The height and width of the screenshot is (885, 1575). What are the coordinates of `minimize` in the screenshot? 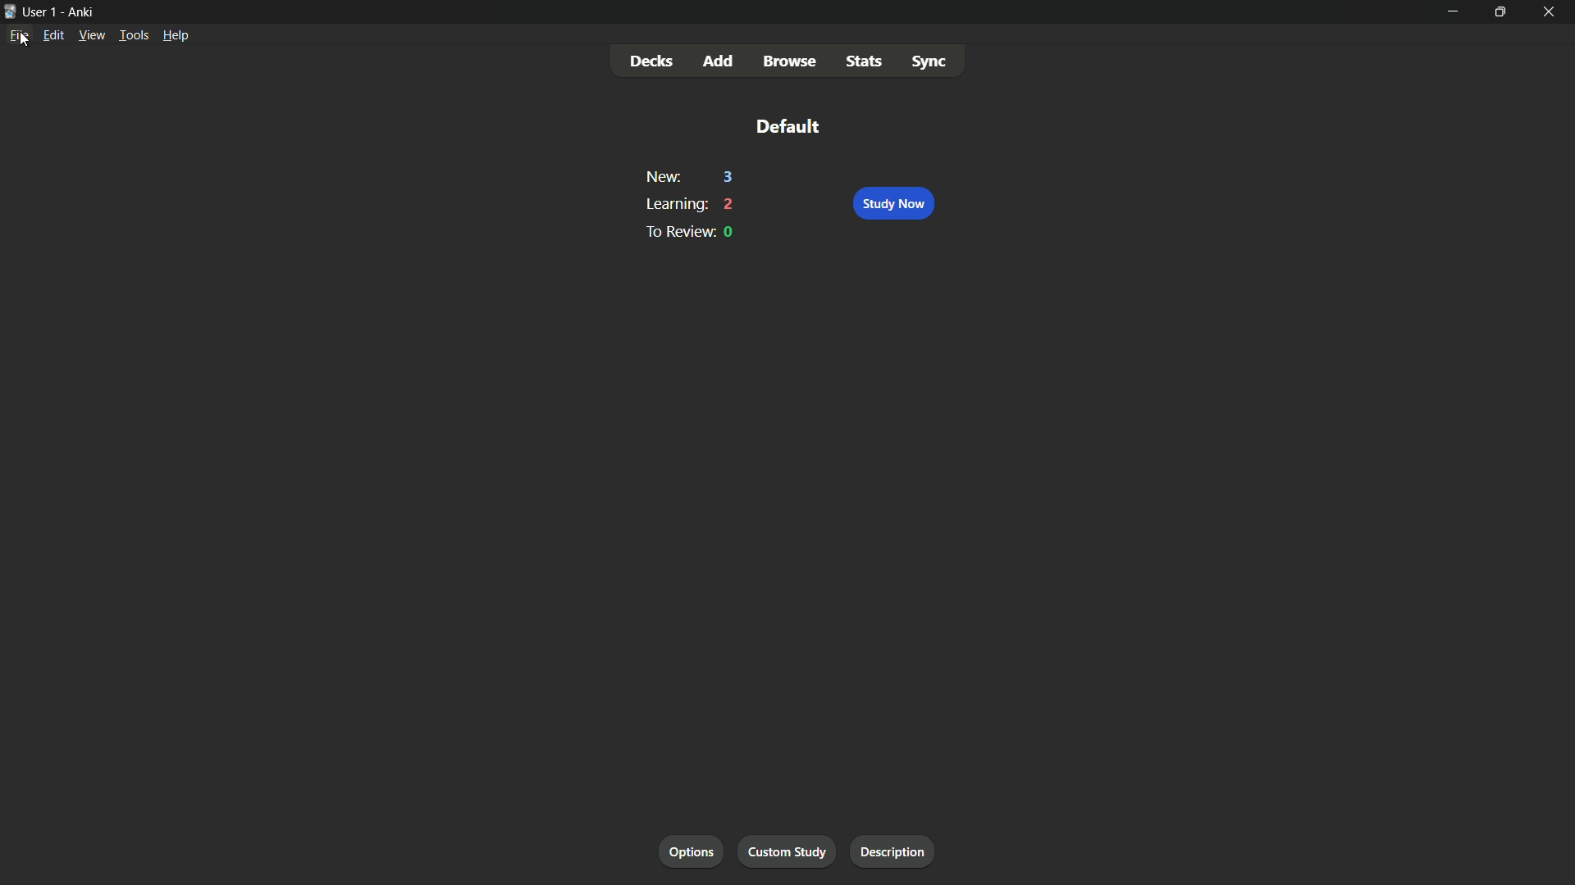 It's located at (1450, 11).